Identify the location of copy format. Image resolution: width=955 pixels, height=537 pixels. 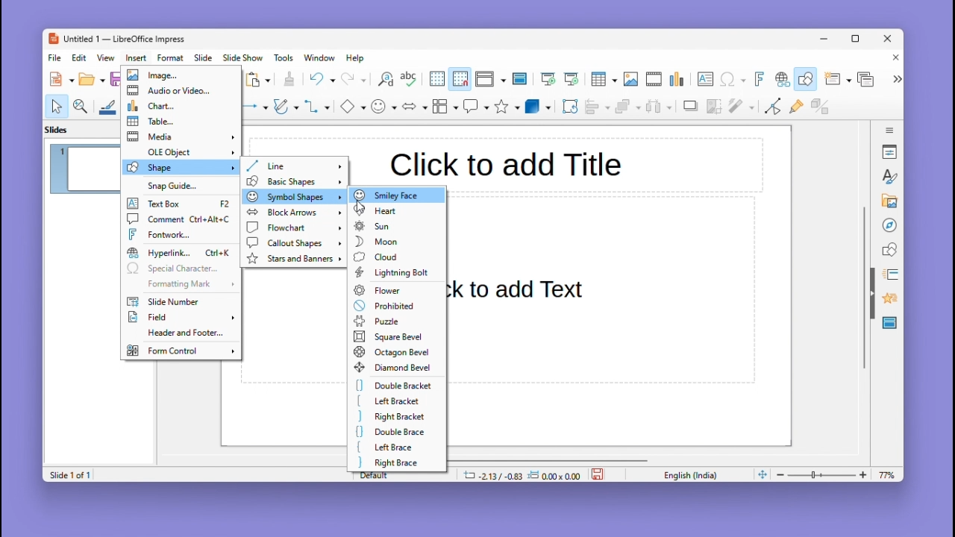
(288, 81).